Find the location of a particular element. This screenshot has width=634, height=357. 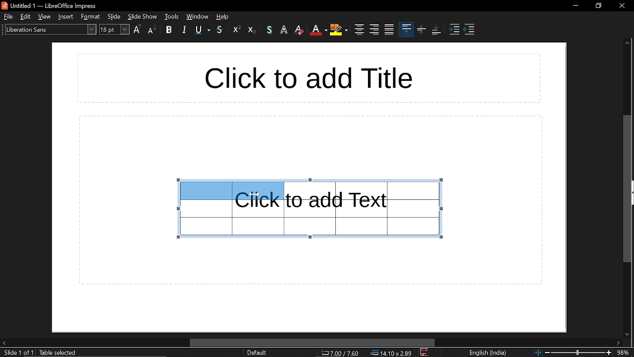

untitled 1- libreoffice impress is located at coordinates (52, 5).